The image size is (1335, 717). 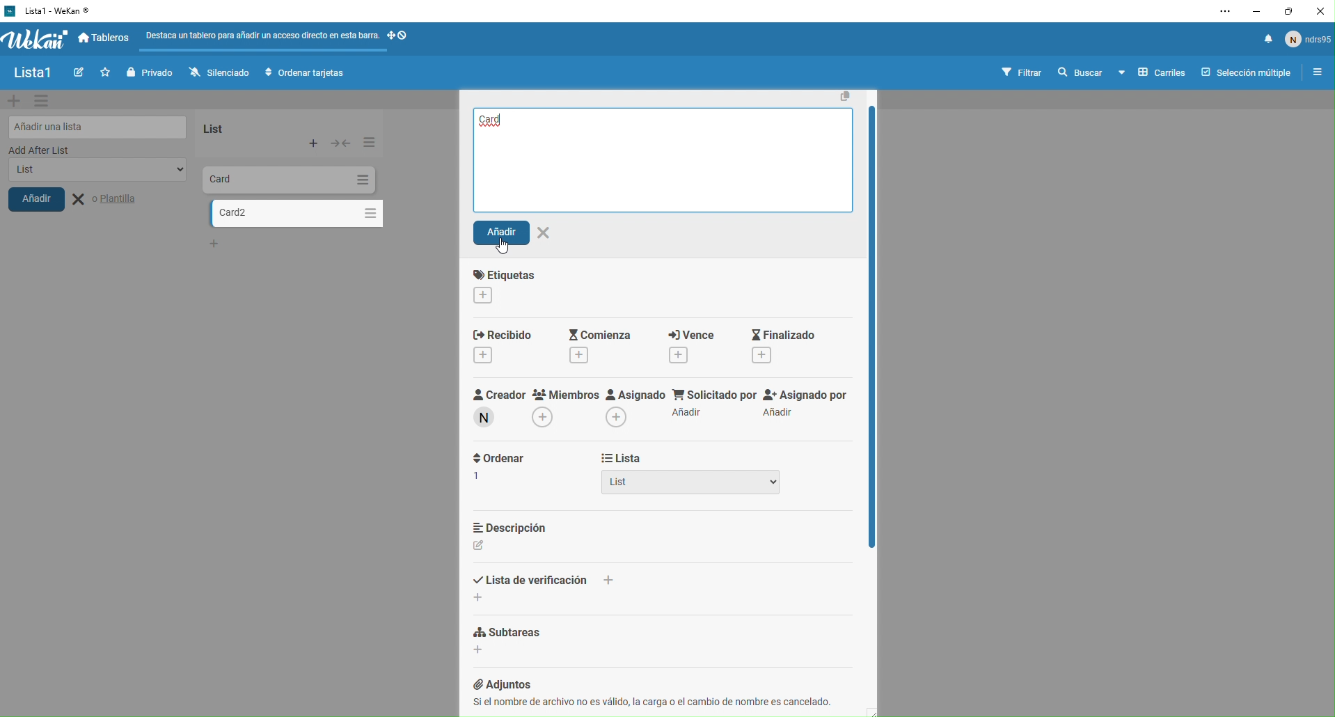 What do you see at coordinates (1242, 72) in the screenshot?
I see `seleccion multiple` at bounding box center [1242, 72].